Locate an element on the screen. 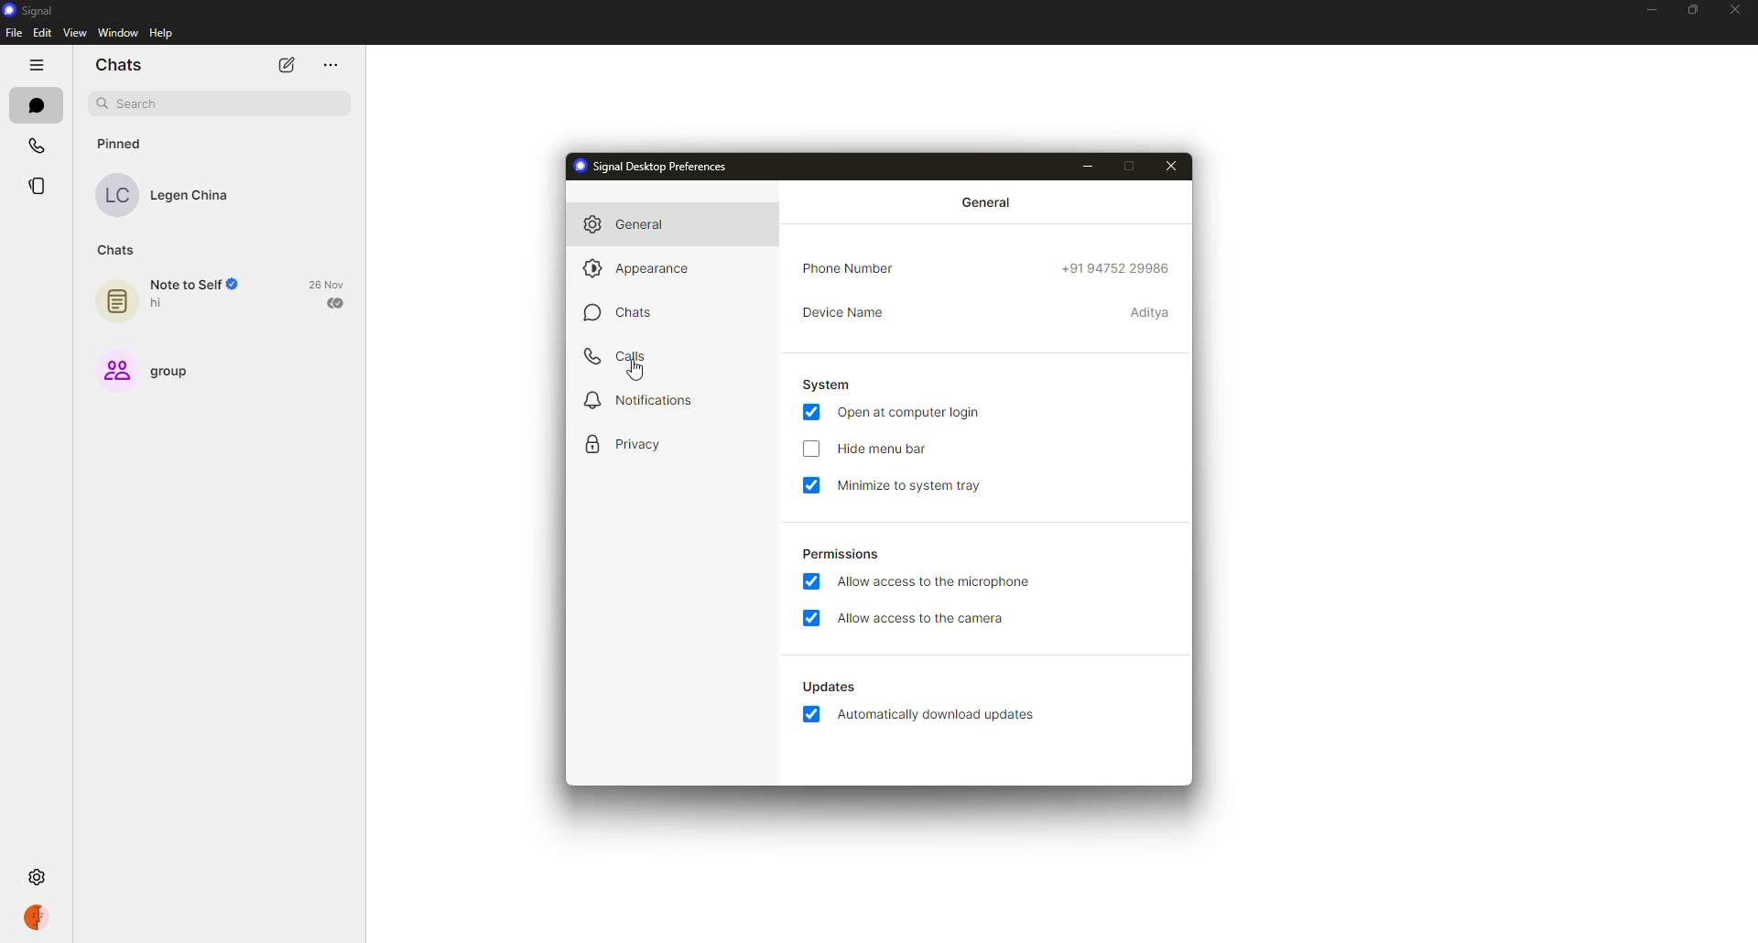  signal desktop preferences is located at coordinates (655, 167).